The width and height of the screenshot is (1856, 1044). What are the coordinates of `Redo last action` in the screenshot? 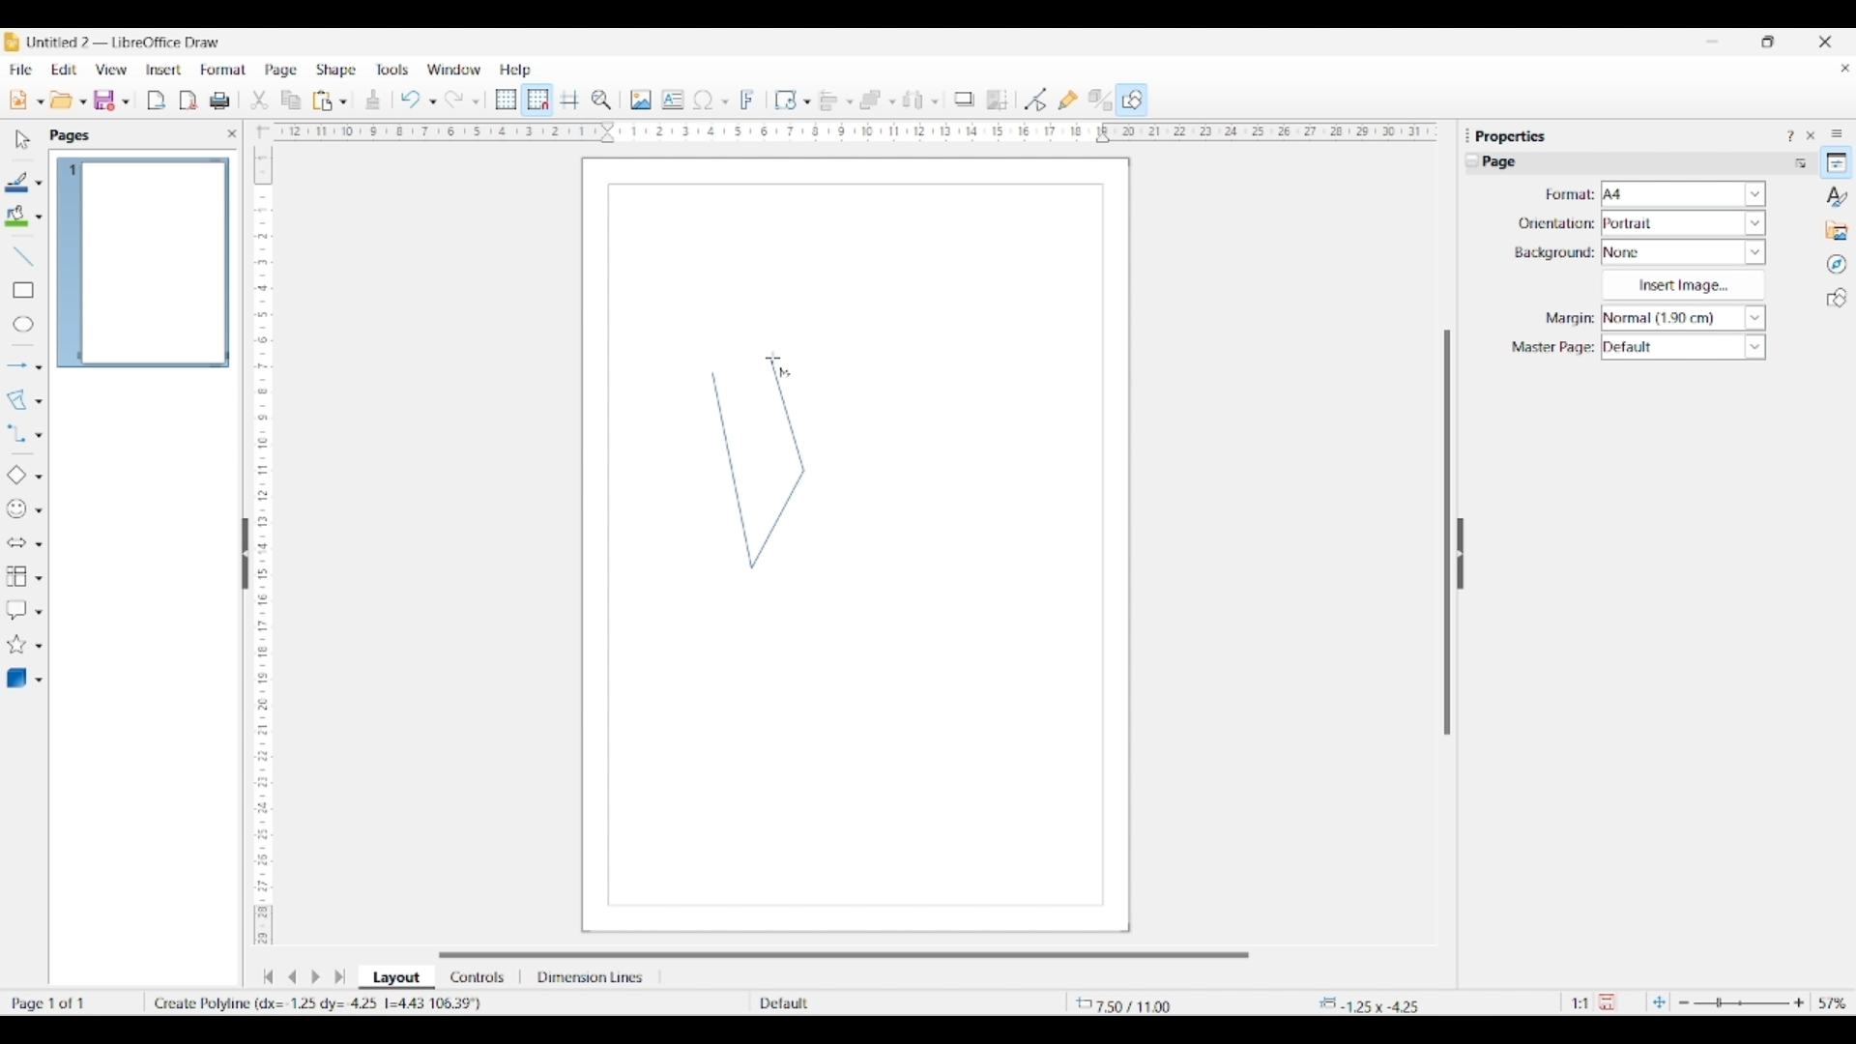 It's located at (454, 100).